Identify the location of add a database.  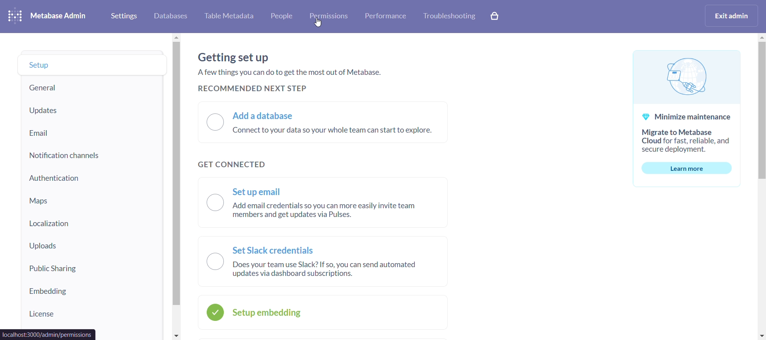
(322, 122).